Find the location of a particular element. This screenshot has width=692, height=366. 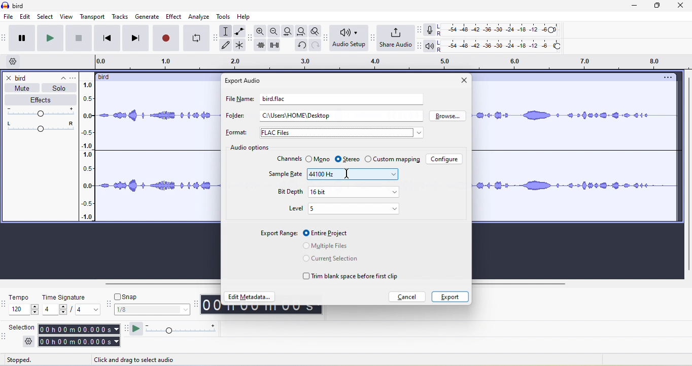

filename is located at coordinates (273, 98).